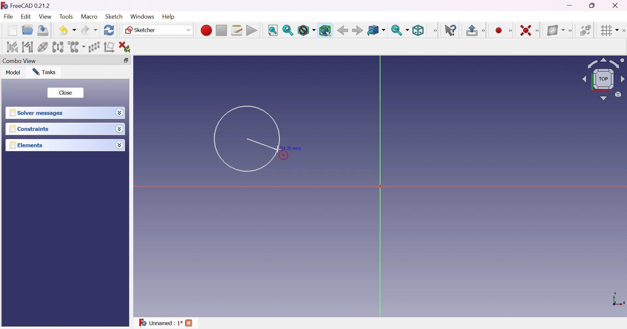 This screenshot has height=329, width=627. I want to click on Symmetry, so click(58, 47).